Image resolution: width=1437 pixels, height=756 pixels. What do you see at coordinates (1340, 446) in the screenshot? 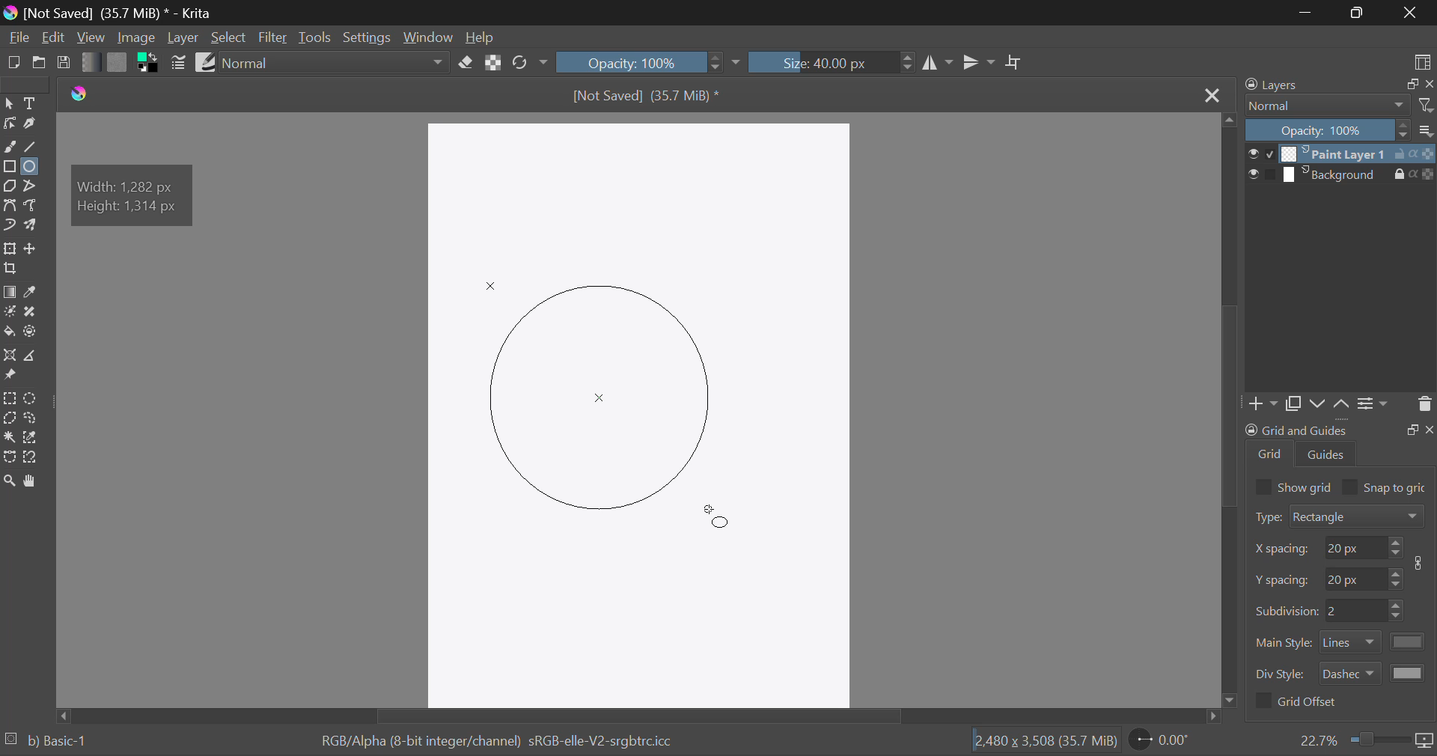
I see `Grid and Guides Docker Tab` at bounding box center [1340, 446].